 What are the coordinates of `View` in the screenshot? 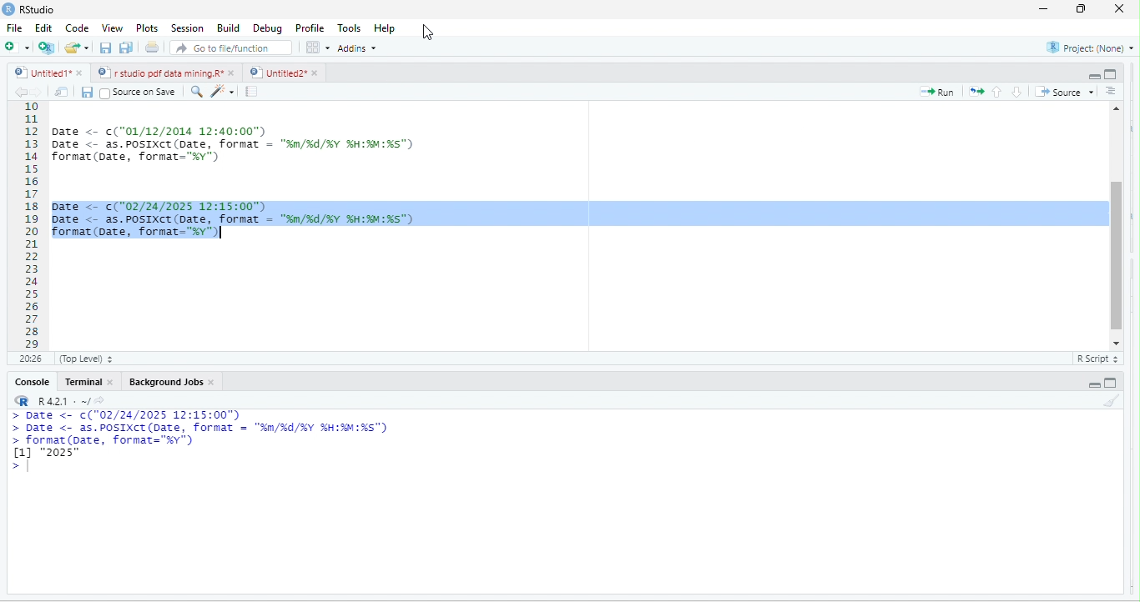 It's located at (112, 28).